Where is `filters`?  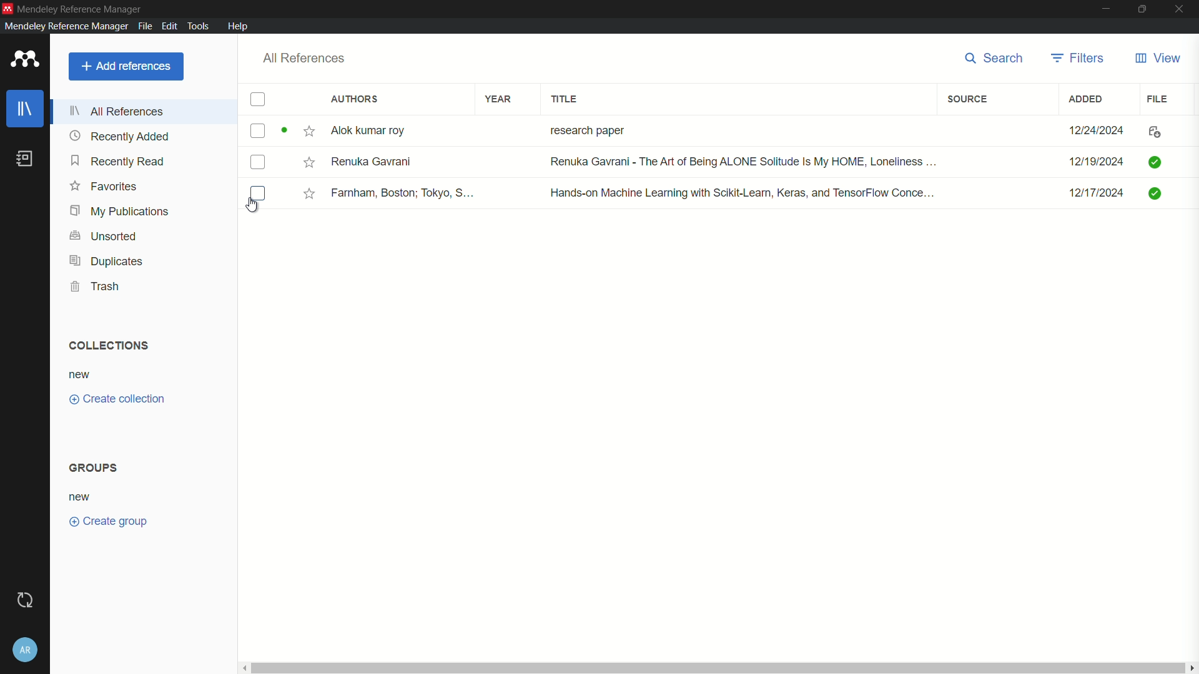 filters is located at coordinates (1077, 59).